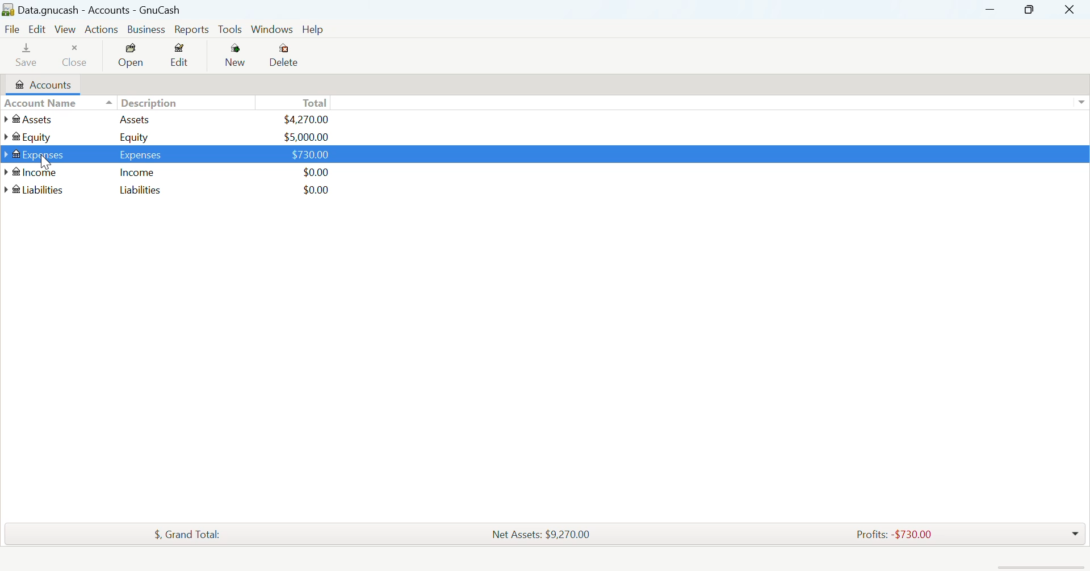  What do you see at coordinates (1029, 9) in the screenshot?
I see `Minimize` at bounding box center [1029, 9].